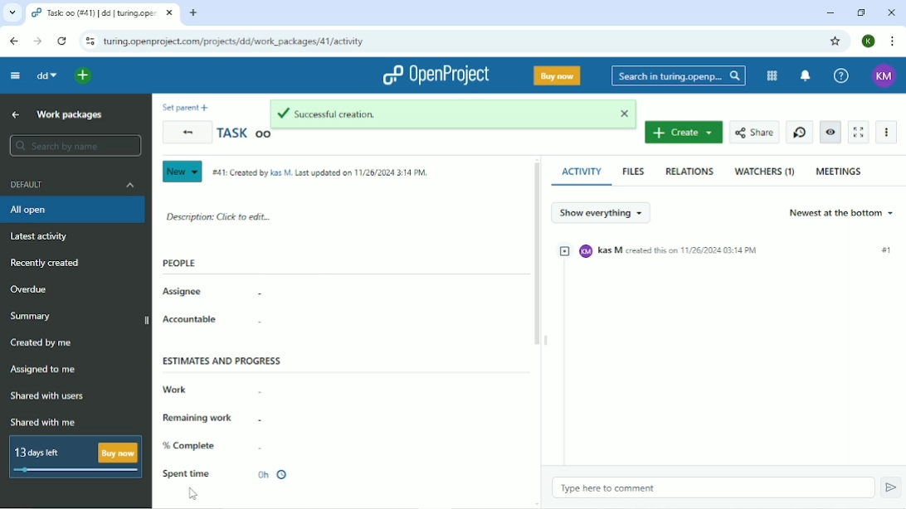  Describe the element at coordinates (74, 146) in the screenshot. I see `search by name` at that location.